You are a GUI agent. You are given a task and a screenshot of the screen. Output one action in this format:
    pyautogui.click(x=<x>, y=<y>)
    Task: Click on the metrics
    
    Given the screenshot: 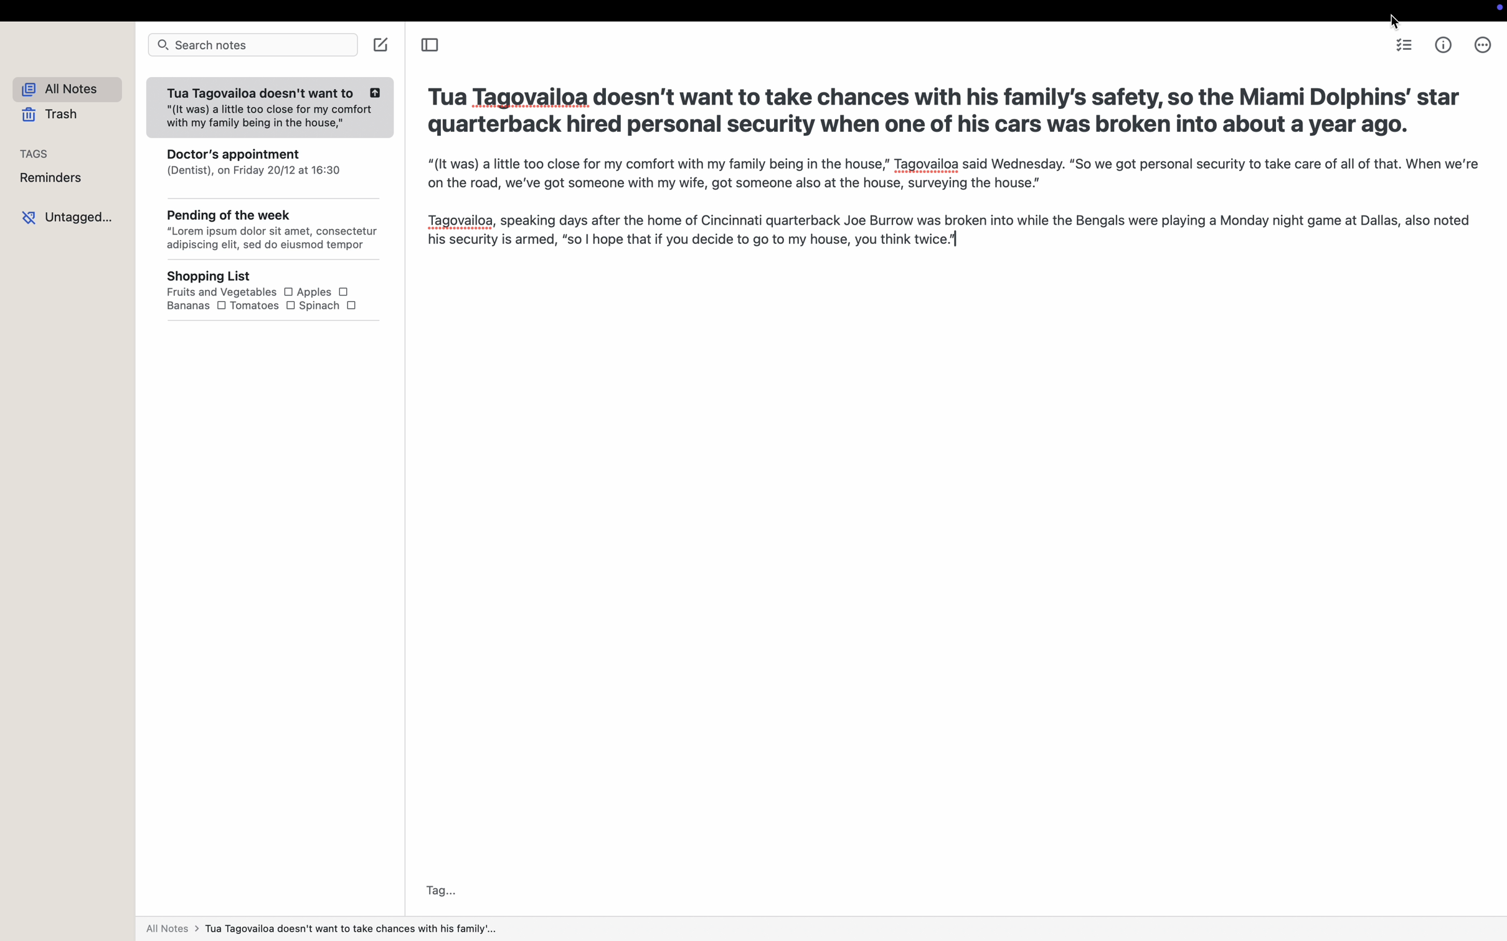 What is the action you would take?
    pyautogui.click(x=1445, y=45)
    